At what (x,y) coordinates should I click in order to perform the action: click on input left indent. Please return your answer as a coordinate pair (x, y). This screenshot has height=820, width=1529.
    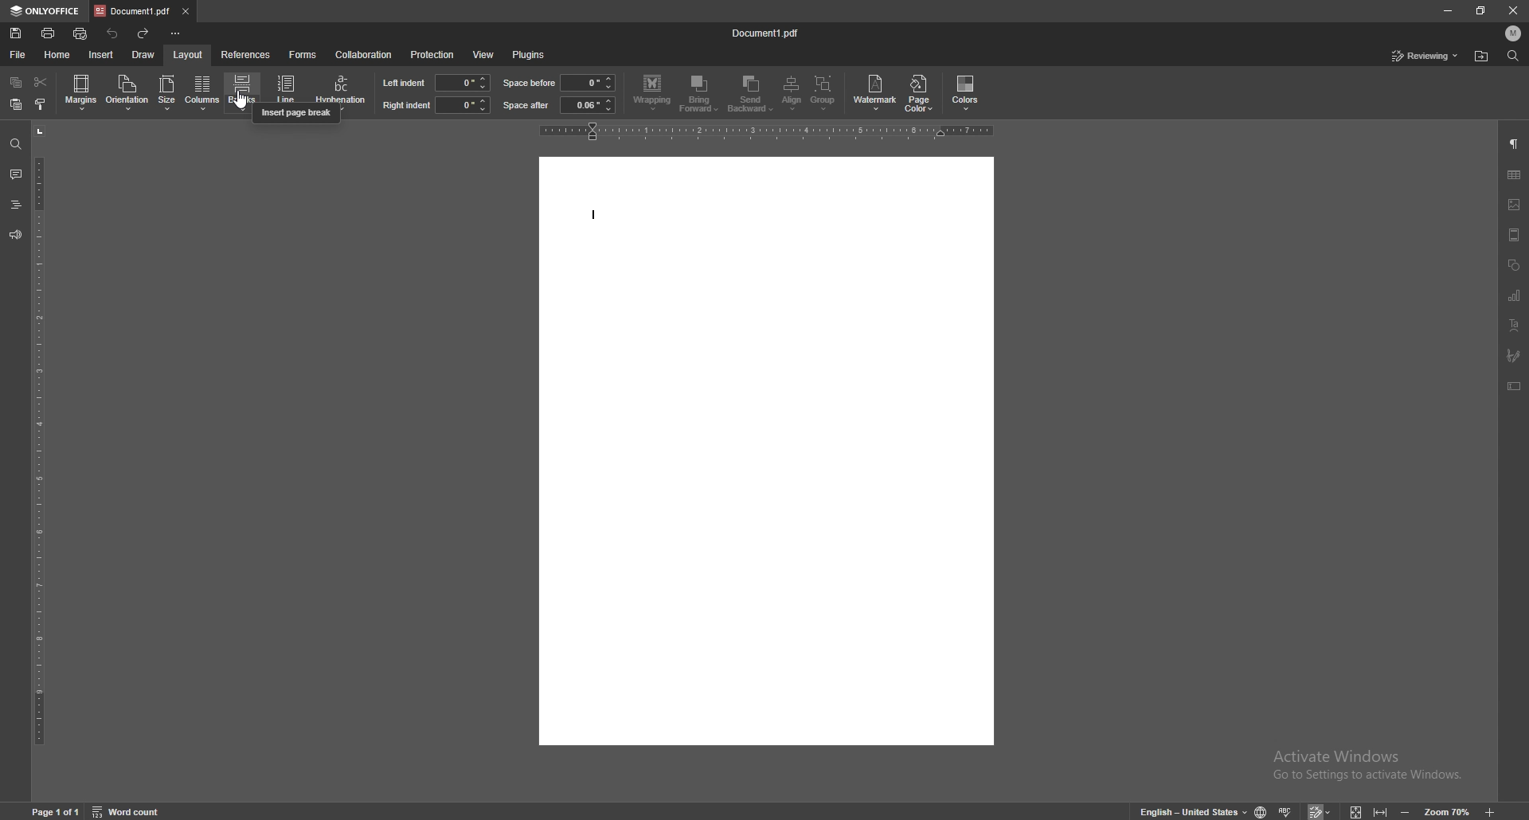
    Looking at the image, I should click on (461, 83).